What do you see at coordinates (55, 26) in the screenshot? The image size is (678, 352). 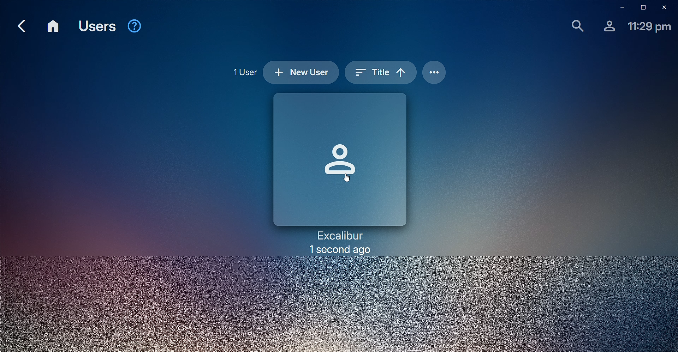 I see `Home` at bounding box center [55, 26].